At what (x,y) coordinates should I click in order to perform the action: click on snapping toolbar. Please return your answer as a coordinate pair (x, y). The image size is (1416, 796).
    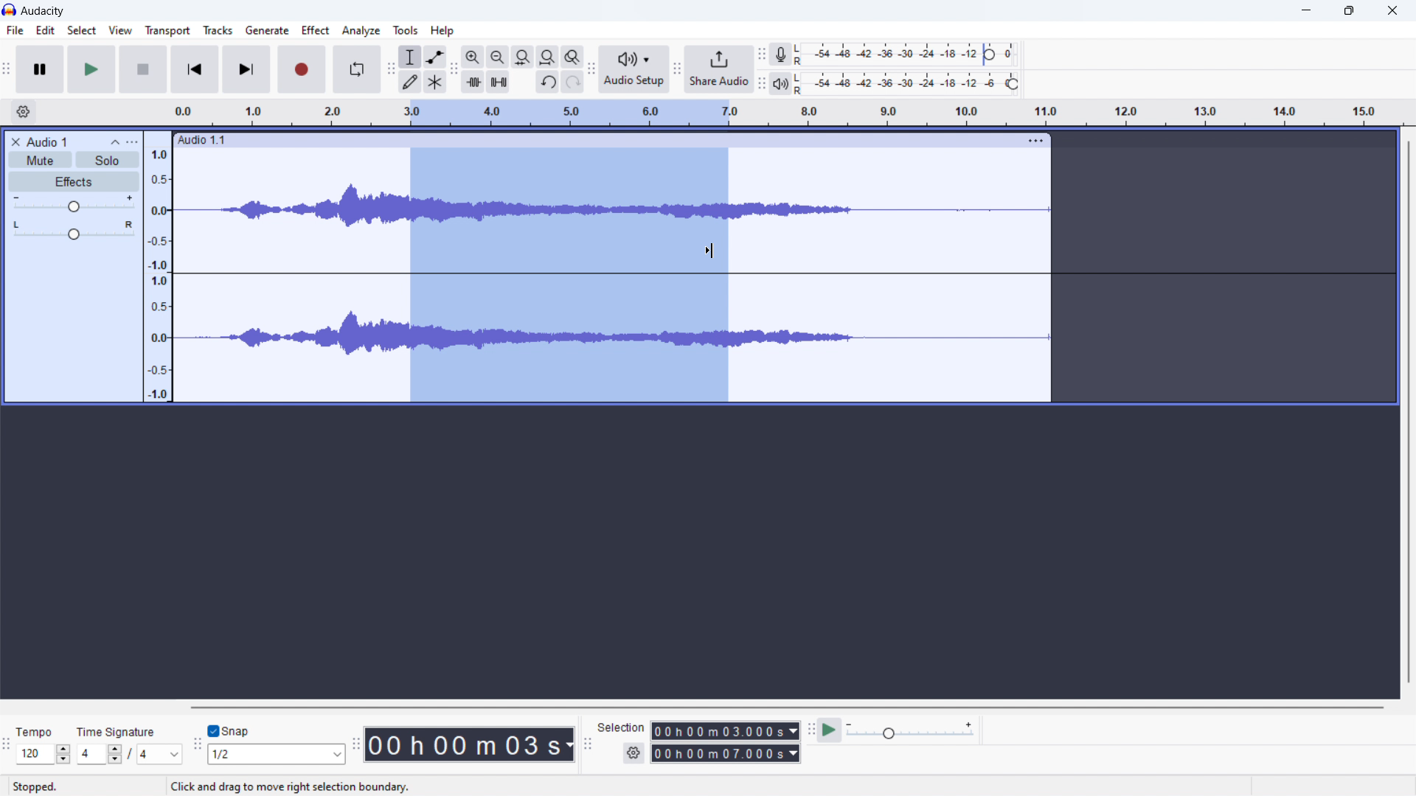
    Looking at the image, I should click on (197, 747).